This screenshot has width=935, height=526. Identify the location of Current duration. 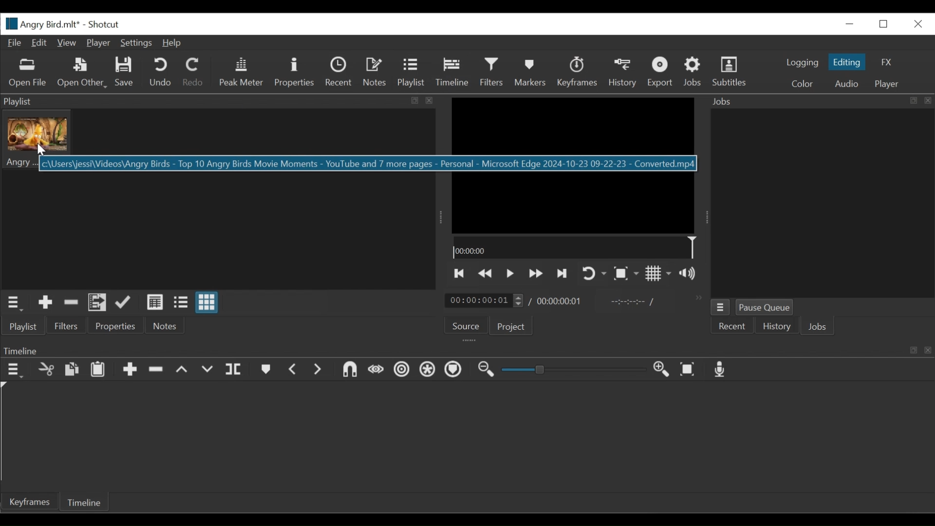
(485, 301).